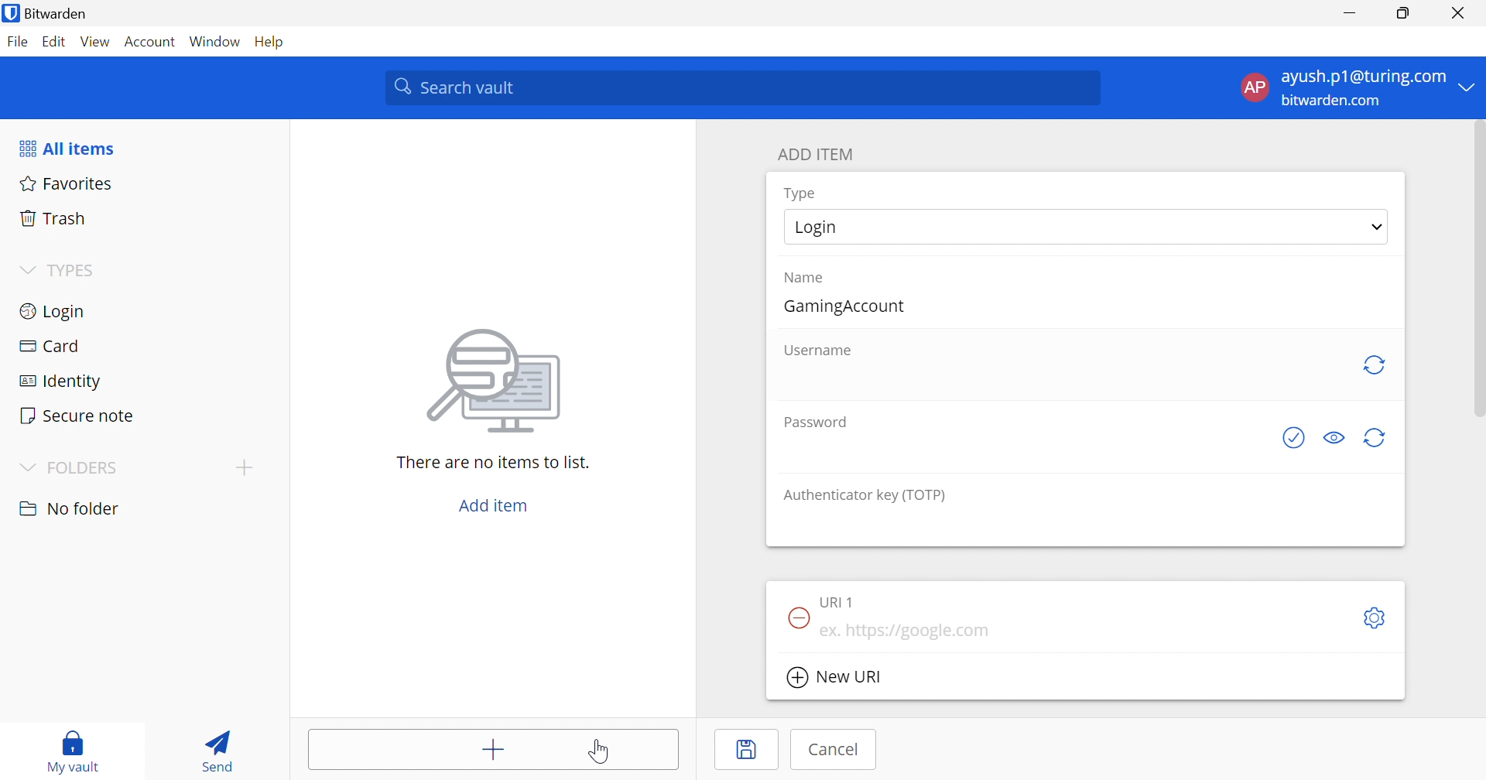 The height and width of the screenshot is (780, 1486). I want to click on Restore Down, so click(1405, 14).